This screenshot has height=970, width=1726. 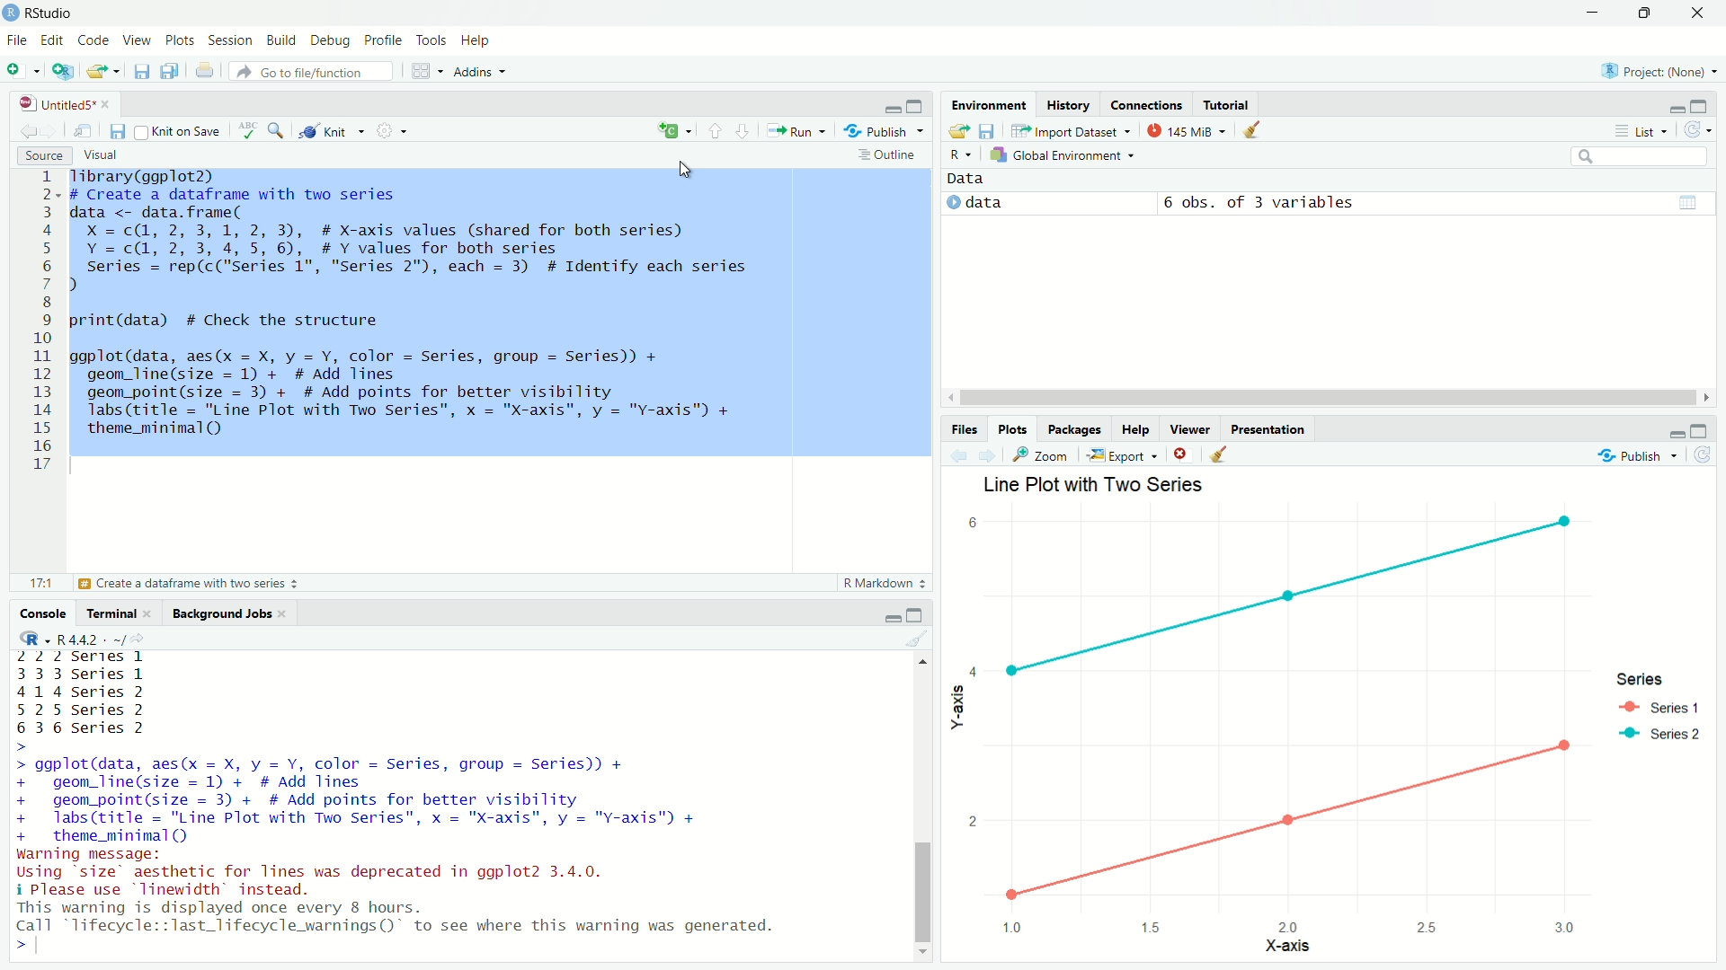 I want to click on Connections, so click(x=1143, y=104).